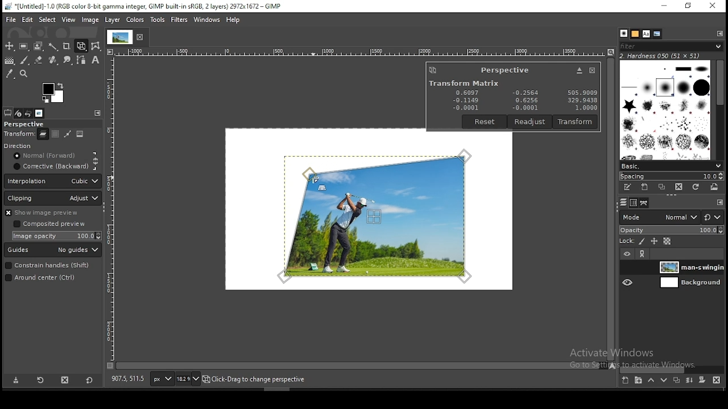 Image resolution: width=728 pixels, height=409 pixels. Describe the element at coordinates (53, 198) in the screenshot. I see `clipping` at that location.